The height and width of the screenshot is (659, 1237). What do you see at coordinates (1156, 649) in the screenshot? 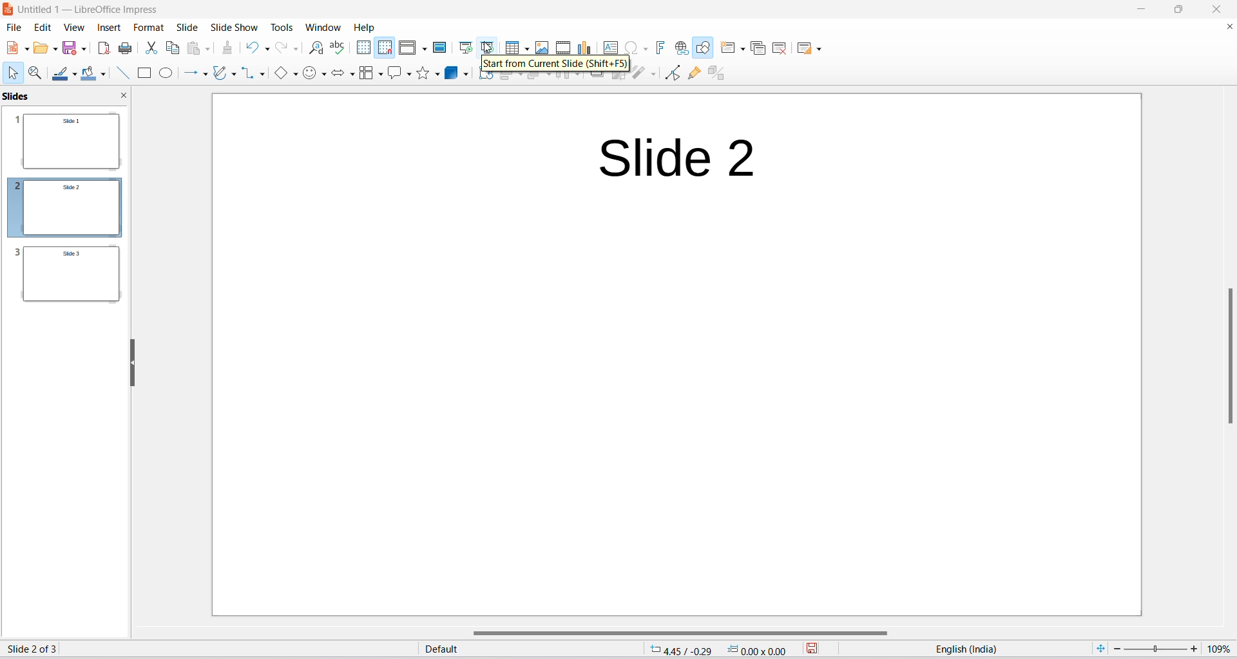
I see `zoom slider` at bounding box center [1156, 649].